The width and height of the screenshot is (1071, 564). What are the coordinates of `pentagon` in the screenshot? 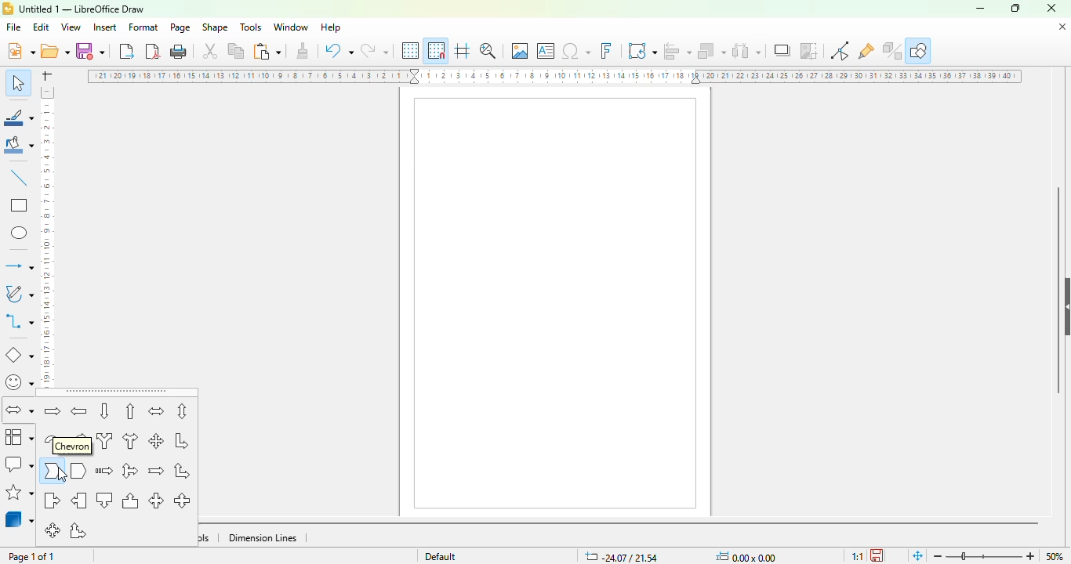 It's located at (81, 471).